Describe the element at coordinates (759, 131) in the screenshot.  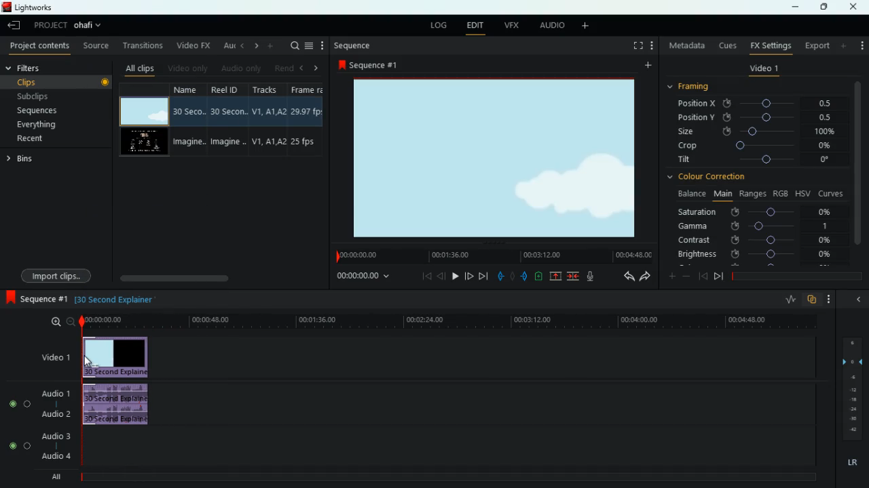
I see `size` at that location.